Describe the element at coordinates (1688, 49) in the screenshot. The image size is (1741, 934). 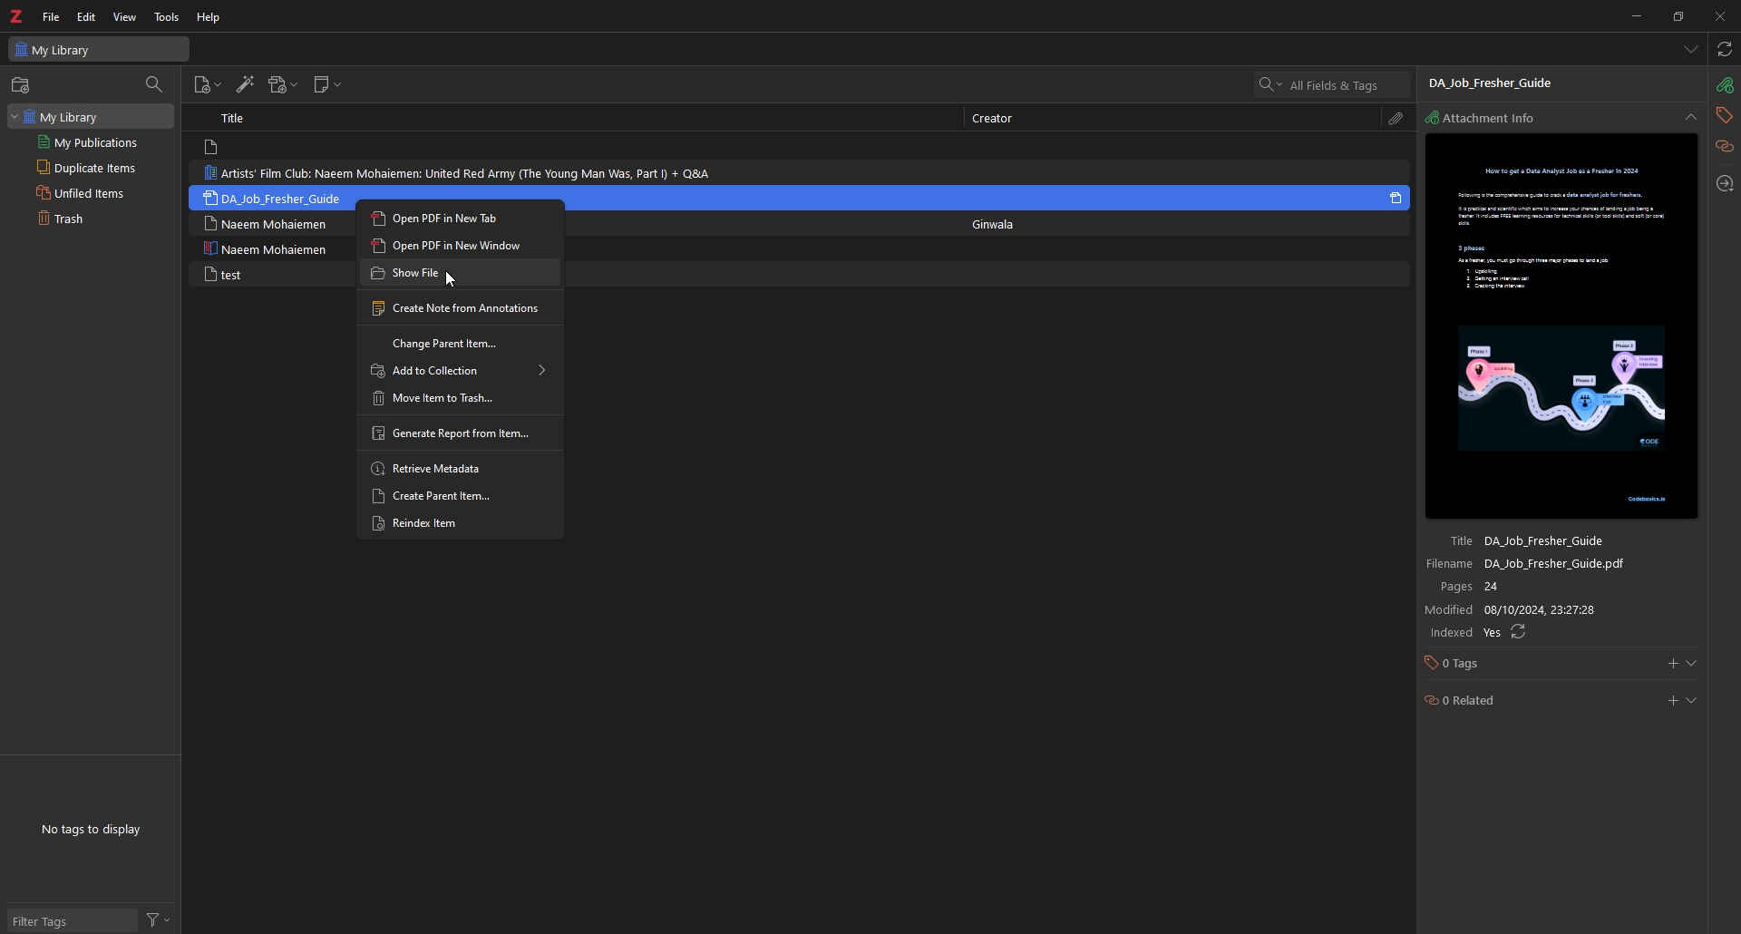
I see `list all tabs` at that location.